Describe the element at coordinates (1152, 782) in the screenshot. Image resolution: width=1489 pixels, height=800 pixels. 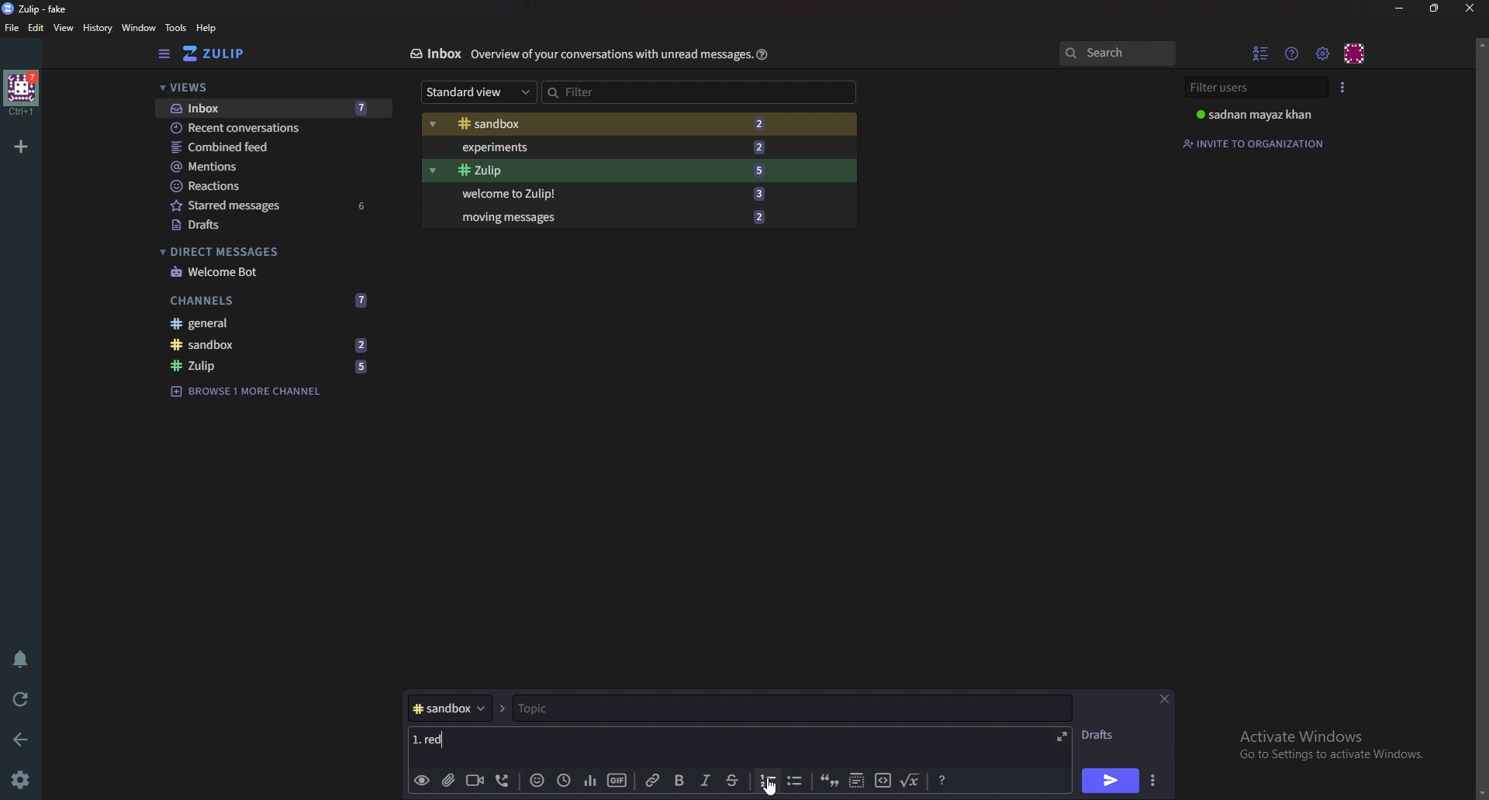
I see `Send options` at that location.